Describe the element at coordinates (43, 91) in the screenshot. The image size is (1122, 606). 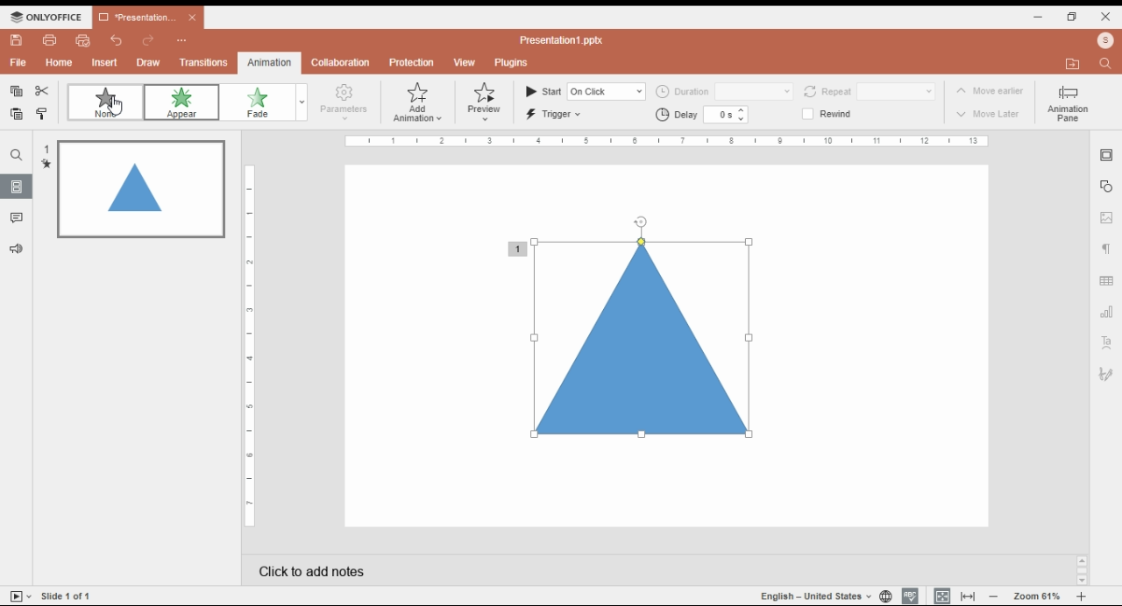
I see `cut` at that location.